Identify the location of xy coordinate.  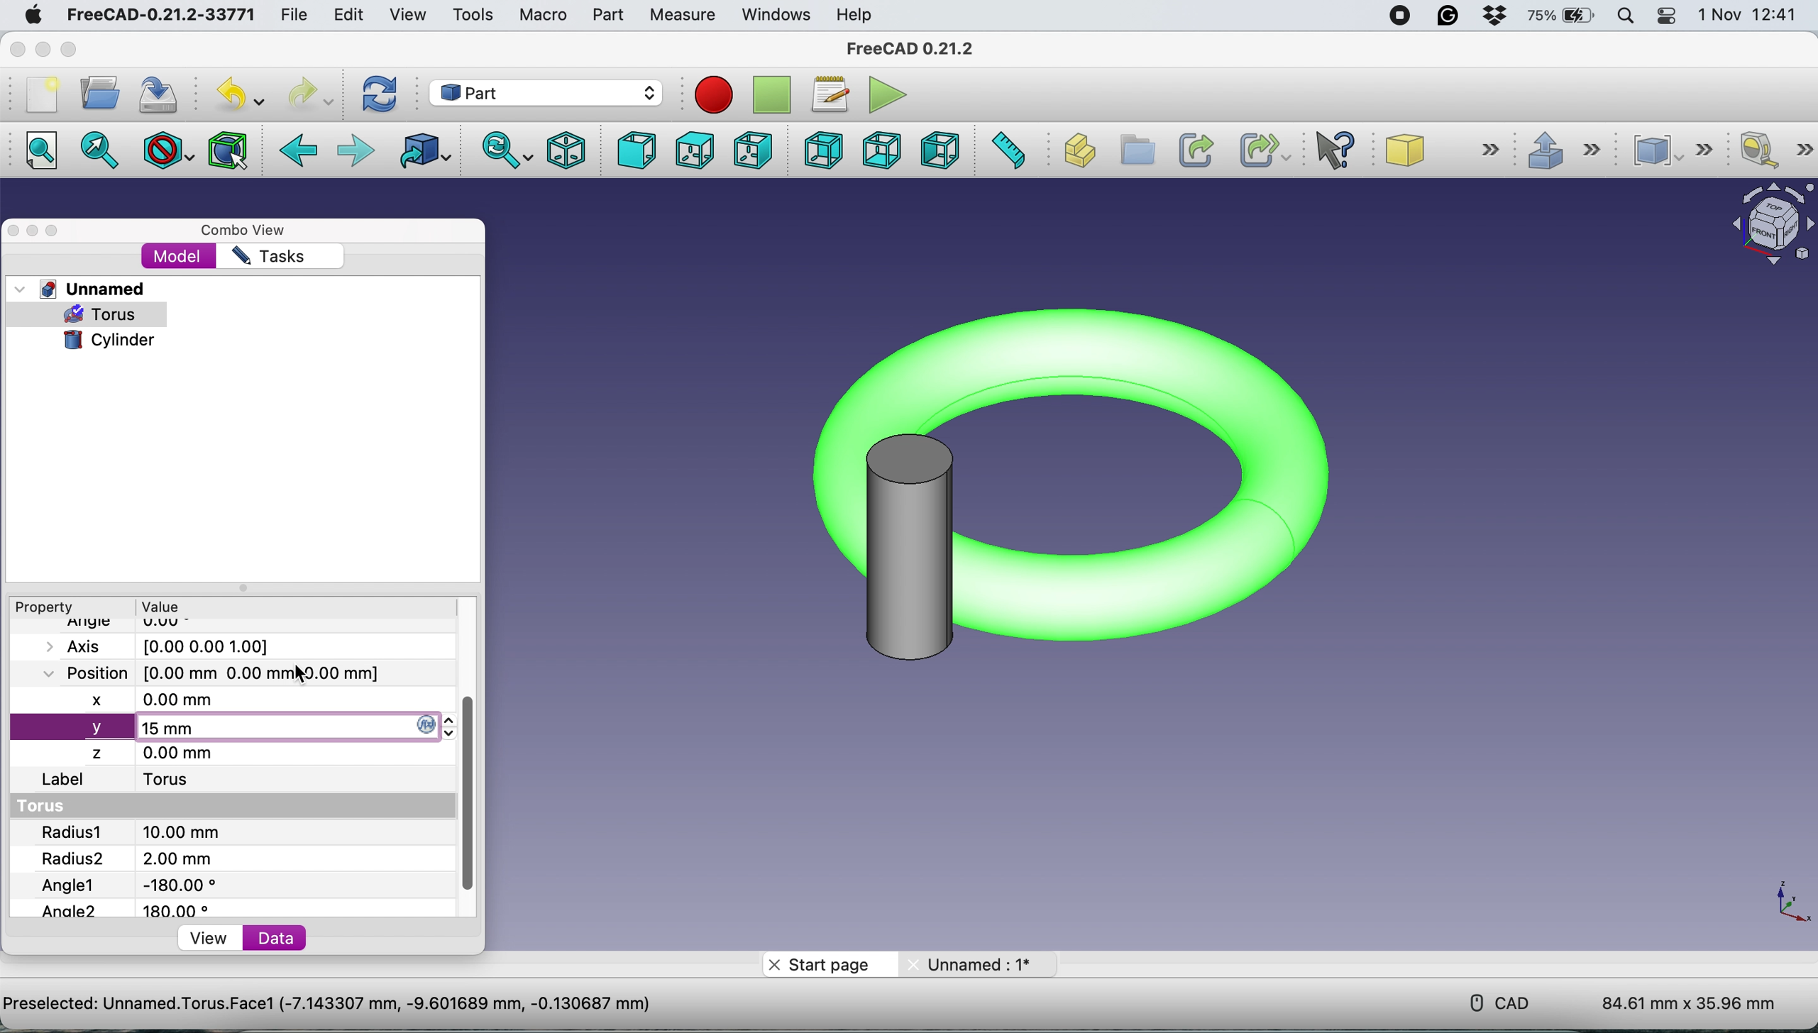
(1788, 907).